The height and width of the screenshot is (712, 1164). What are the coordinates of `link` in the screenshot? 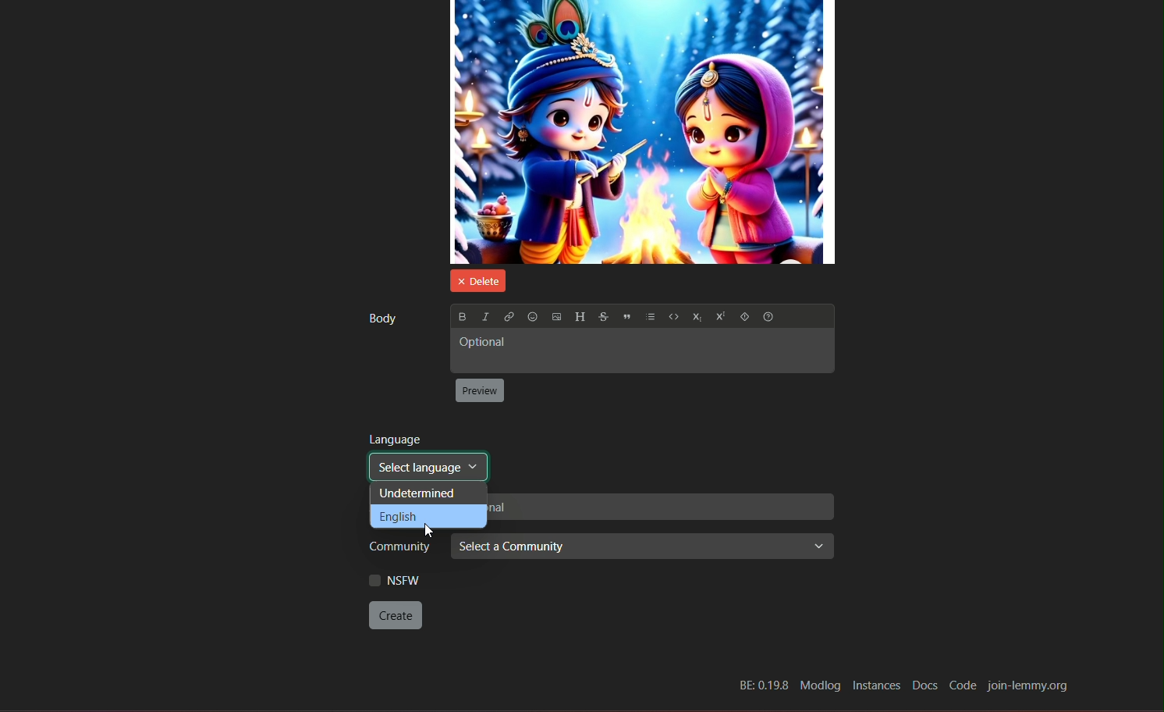 It's located at (508, 317).